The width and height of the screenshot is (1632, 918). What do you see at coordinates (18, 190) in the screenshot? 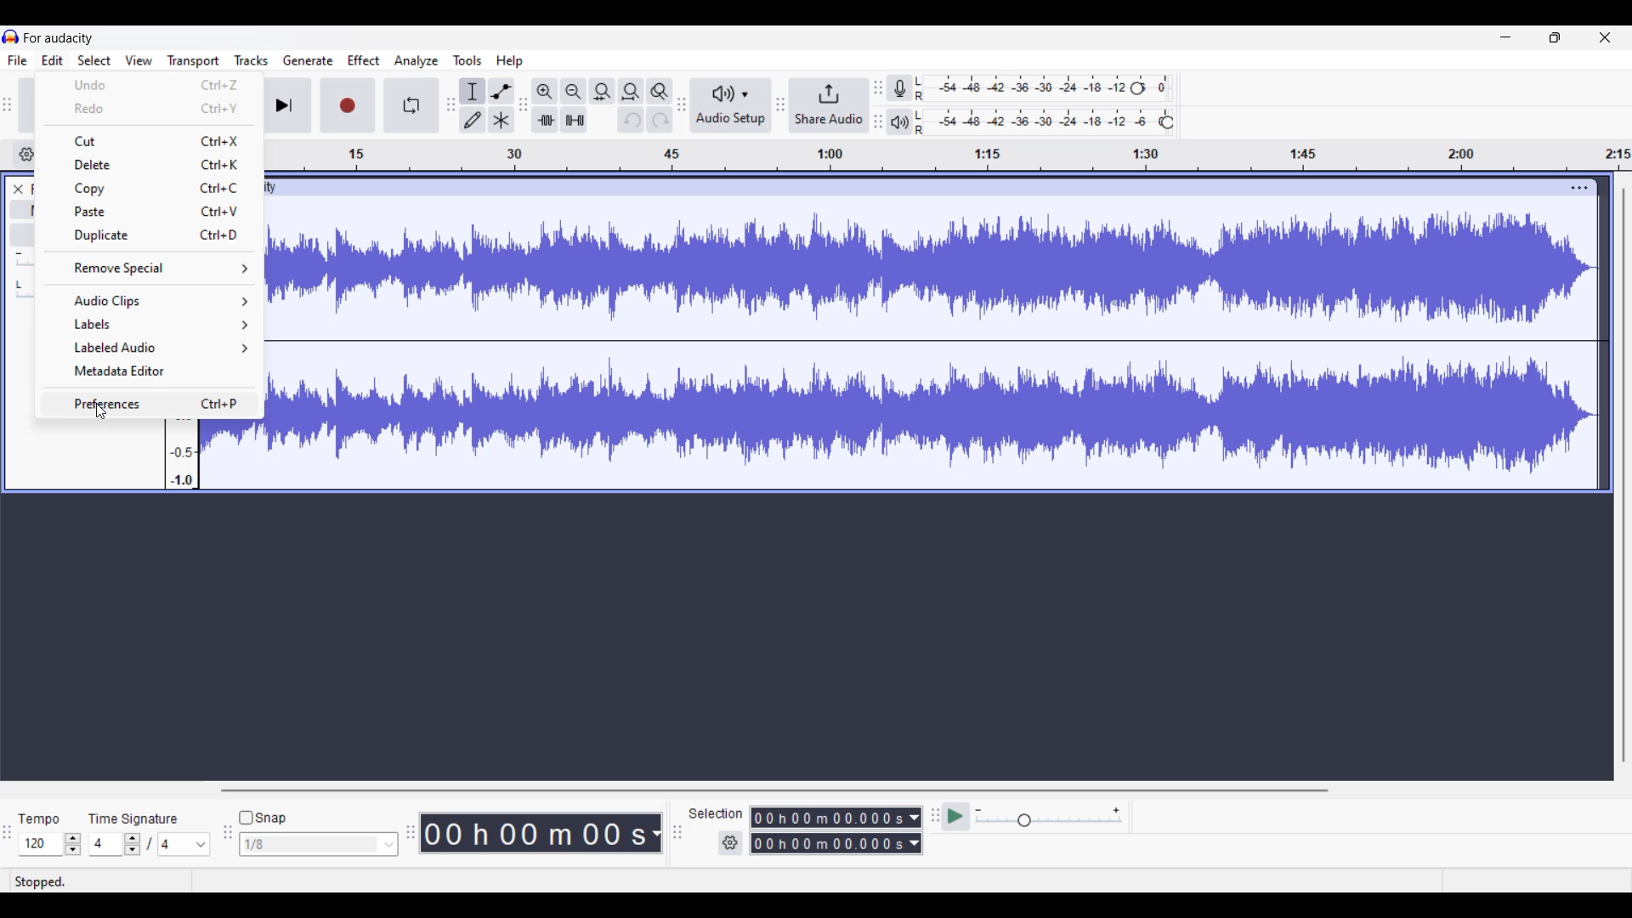
I see `Close track` at bounding box center [18, 190].